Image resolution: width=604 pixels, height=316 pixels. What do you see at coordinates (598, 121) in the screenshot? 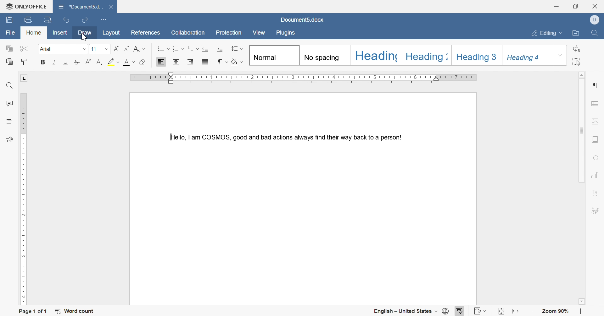
I see `image settings` at bounding box center [598, 121].